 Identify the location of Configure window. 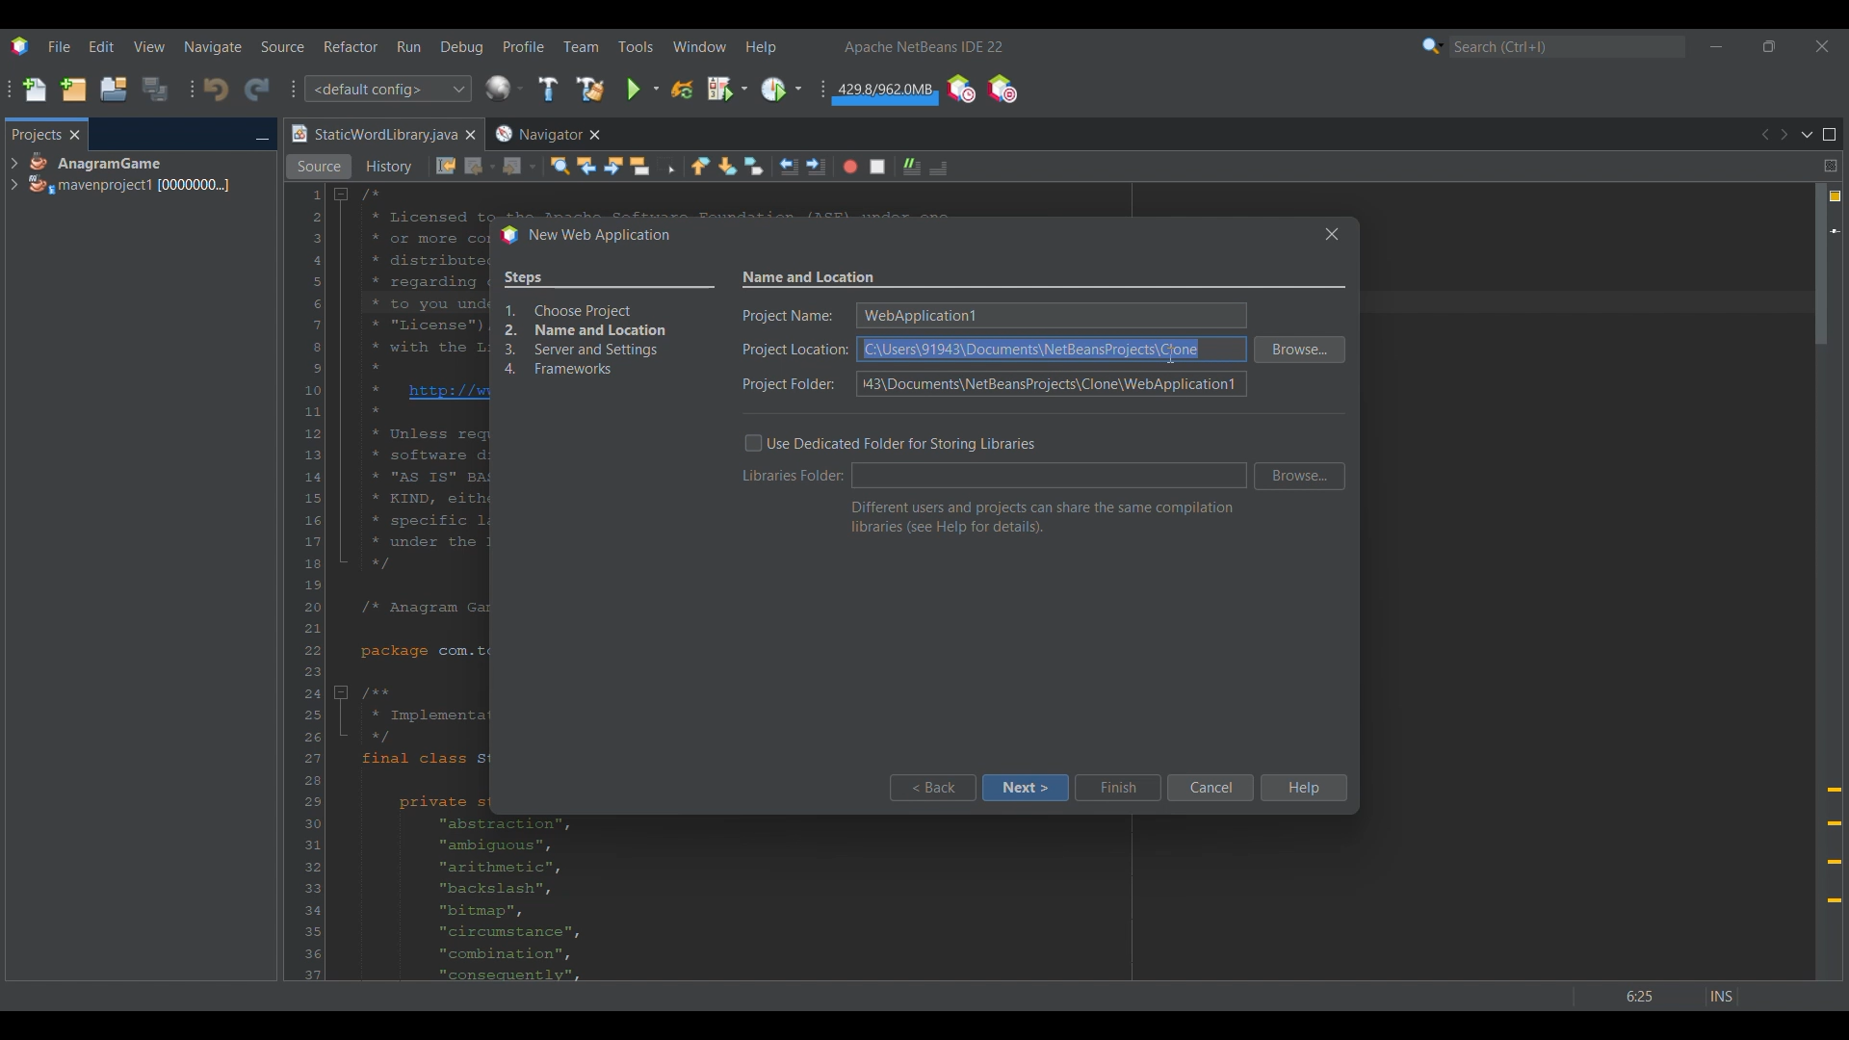
(504, 88).